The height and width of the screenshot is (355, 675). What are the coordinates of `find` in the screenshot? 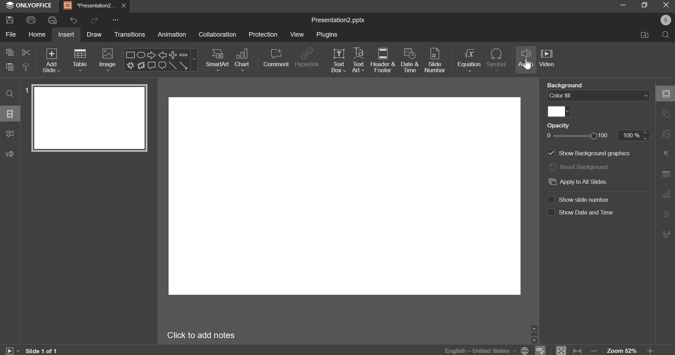 It's located at (11, 94).